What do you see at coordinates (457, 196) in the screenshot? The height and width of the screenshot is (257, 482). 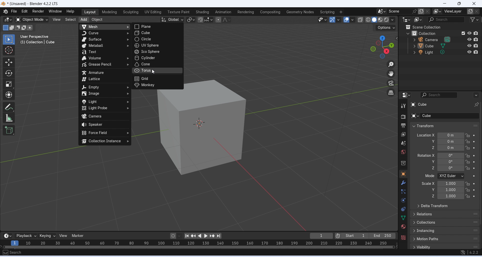 I see `Z scale` at bounding box center [457, 196].